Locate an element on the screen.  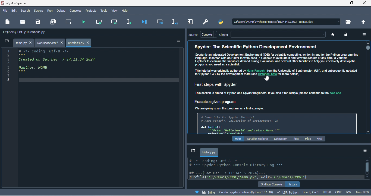
lsp python is located at coordinates (289, 193).